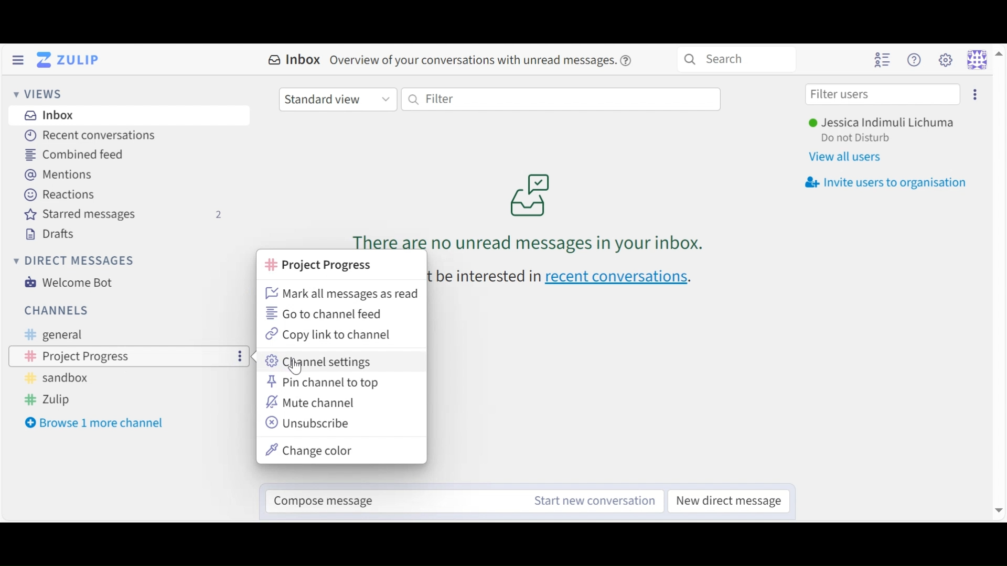 Image resolution: width=1007 pixels, height=566 pixels. I want to click on Help menu, so click(914, 59).